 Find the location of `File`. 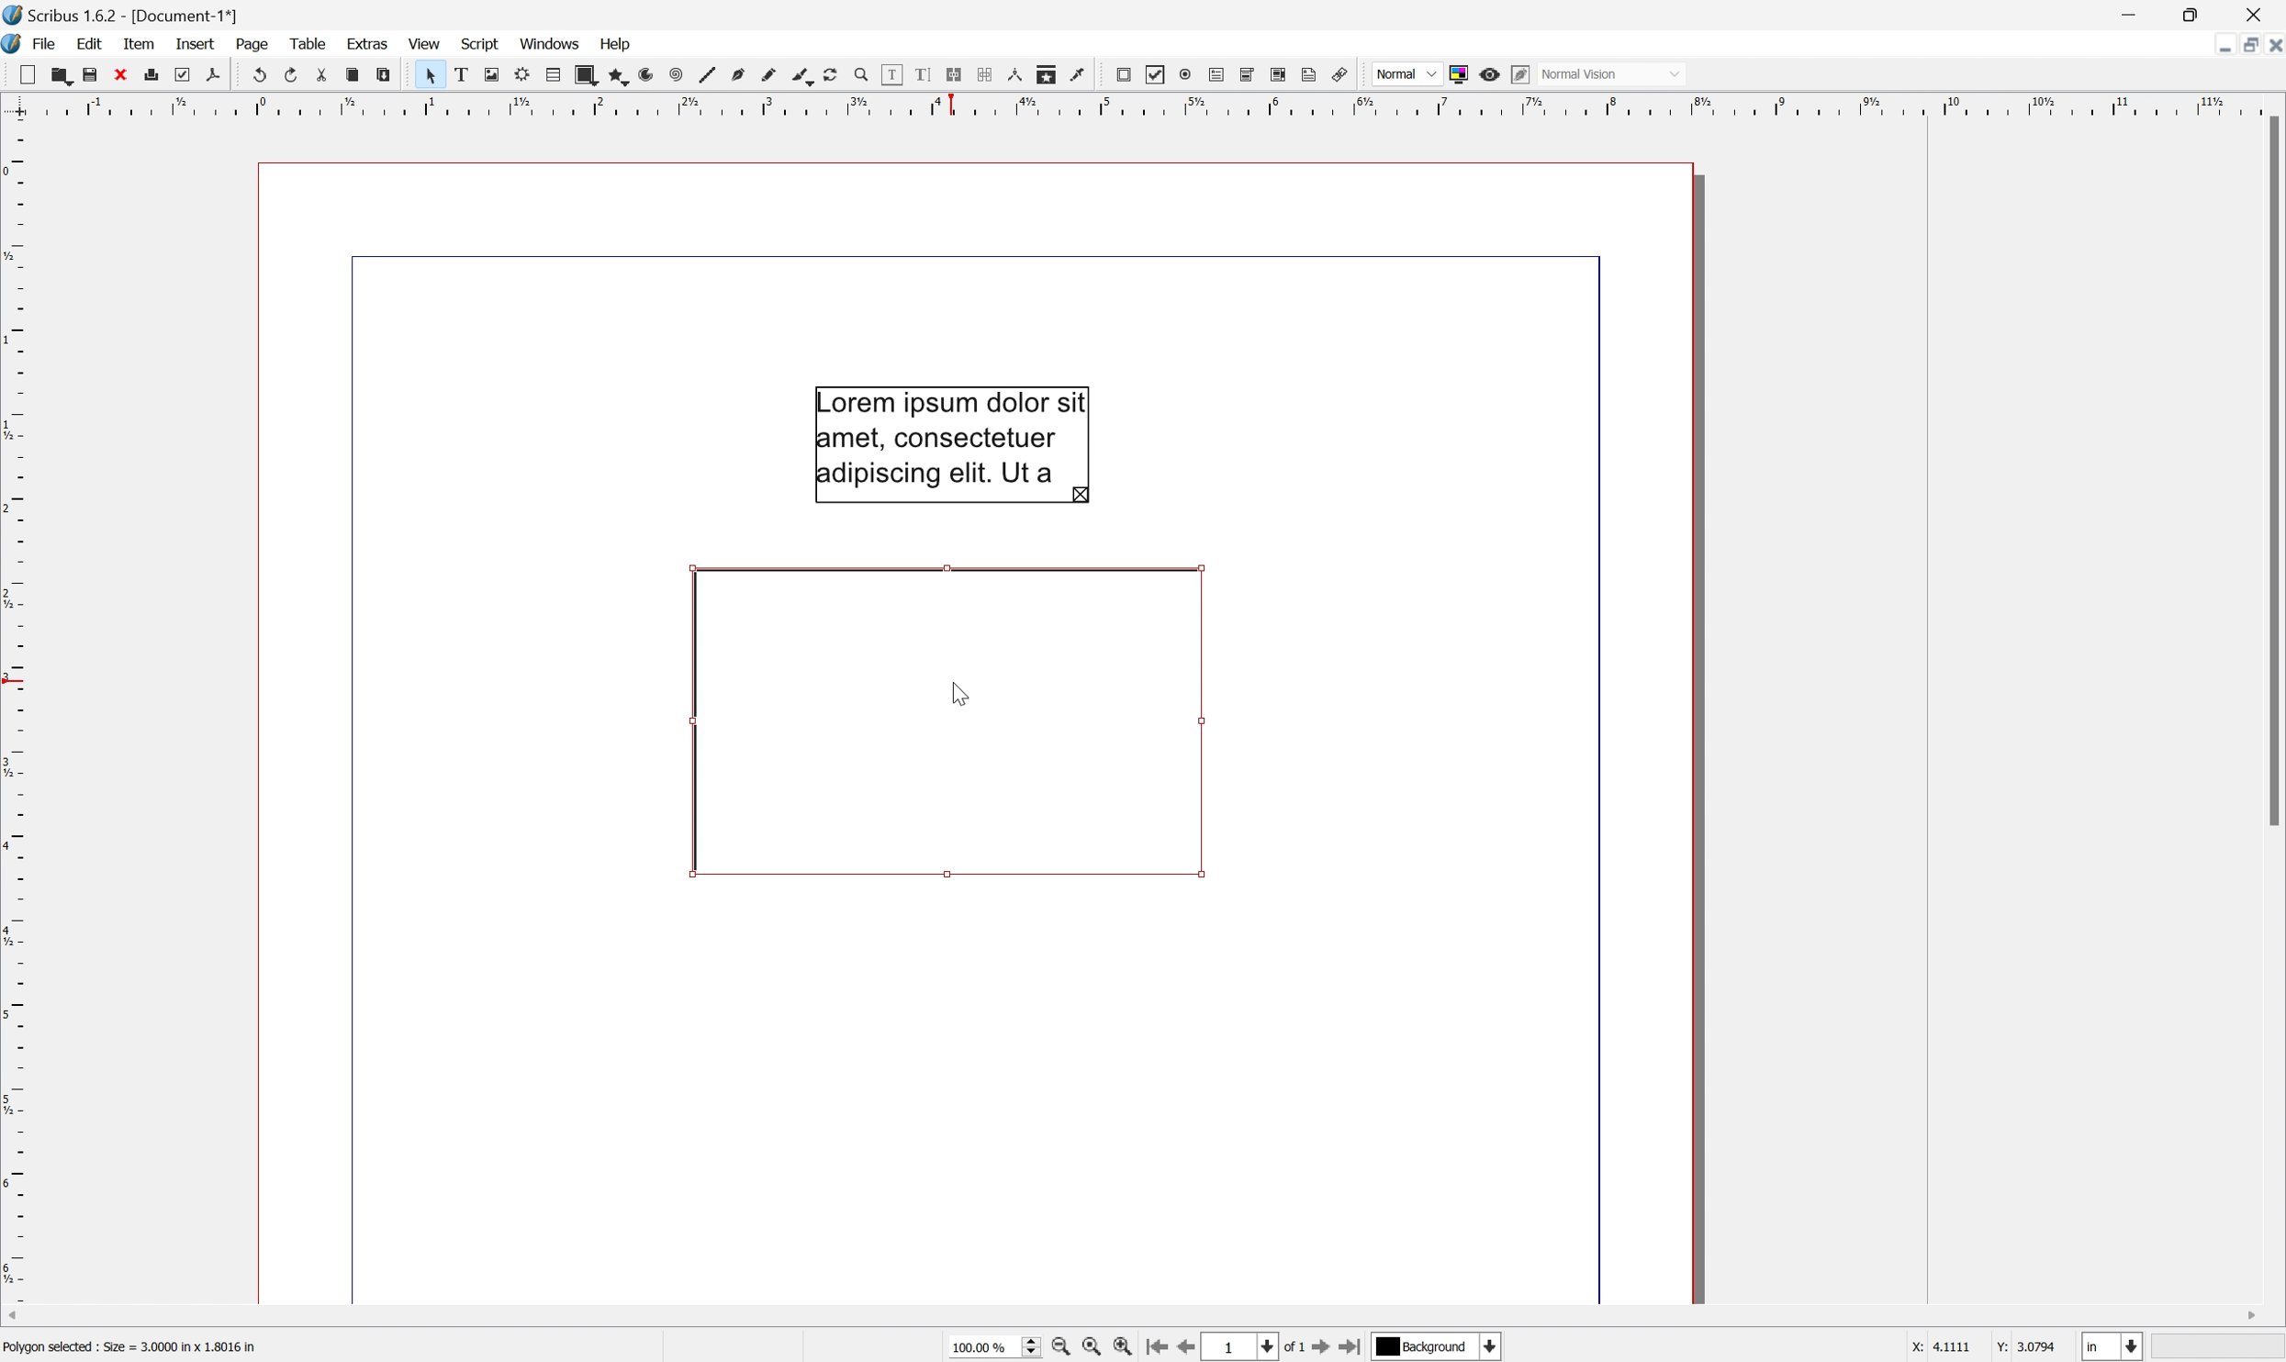

File is located at coordinates (41, 43).